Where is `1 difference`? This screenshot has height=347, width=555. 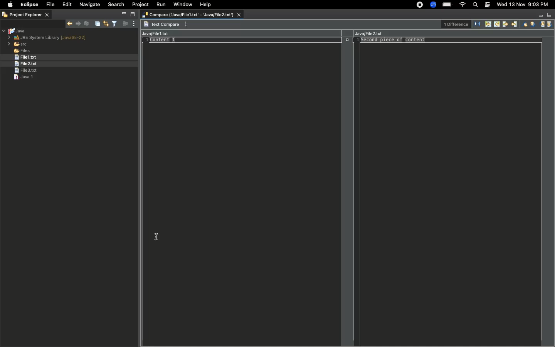 1 difference is located at coordinates (456, 25).